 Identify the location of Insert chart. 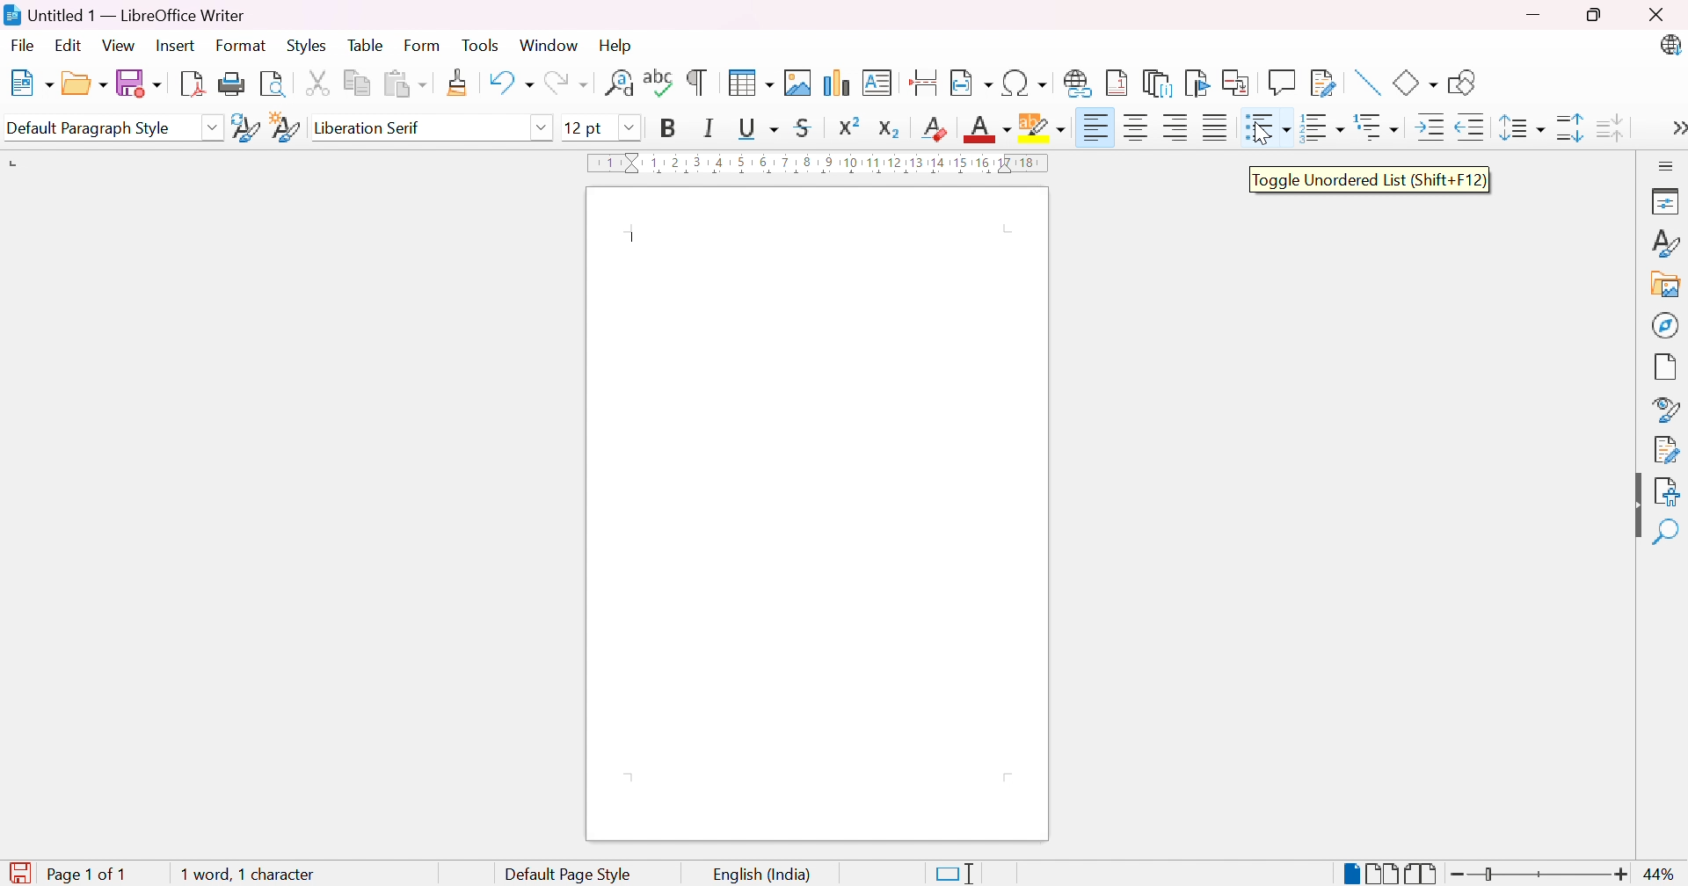
(837, 83).